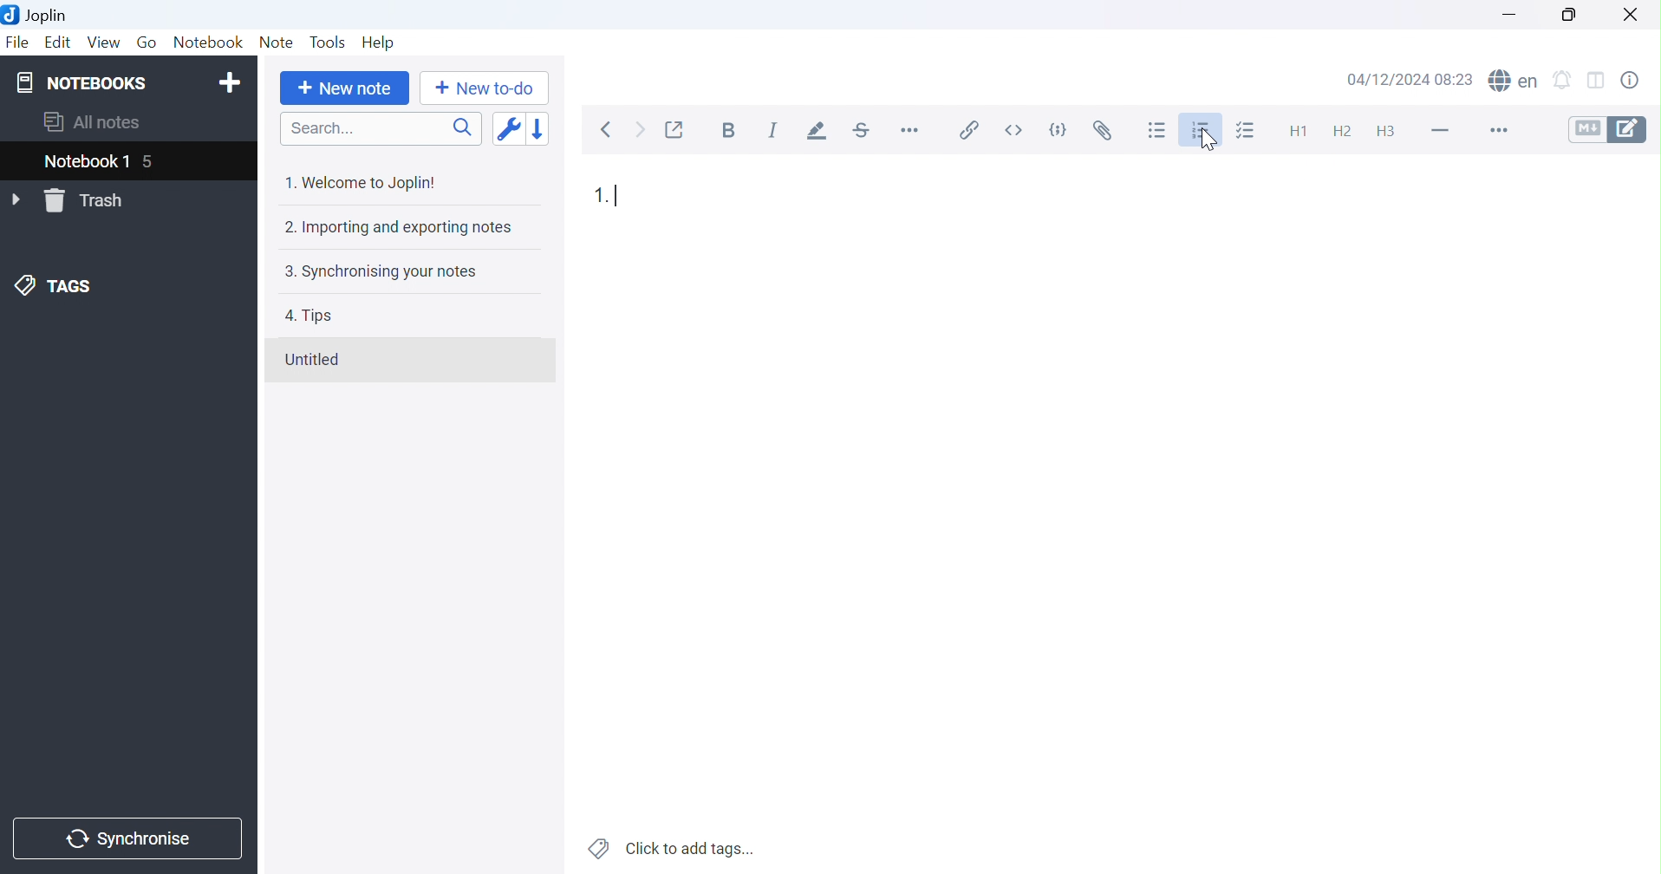 The image size is (1661, 874). What do you see at coordinates (640, 130) in the screenshot?
I see `Forward` at bounding box center [640, 130].